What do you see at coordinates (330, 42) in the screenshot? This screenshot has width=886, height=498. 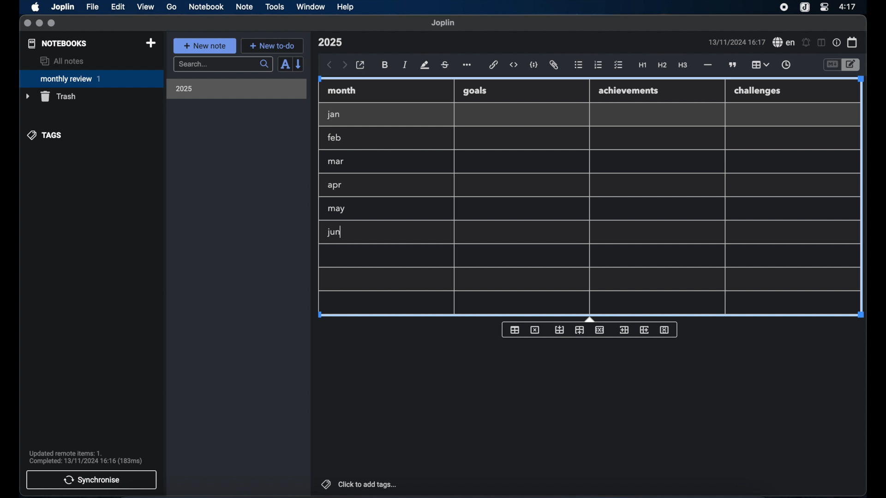 I see `note title` at bounding box center [330, 42].